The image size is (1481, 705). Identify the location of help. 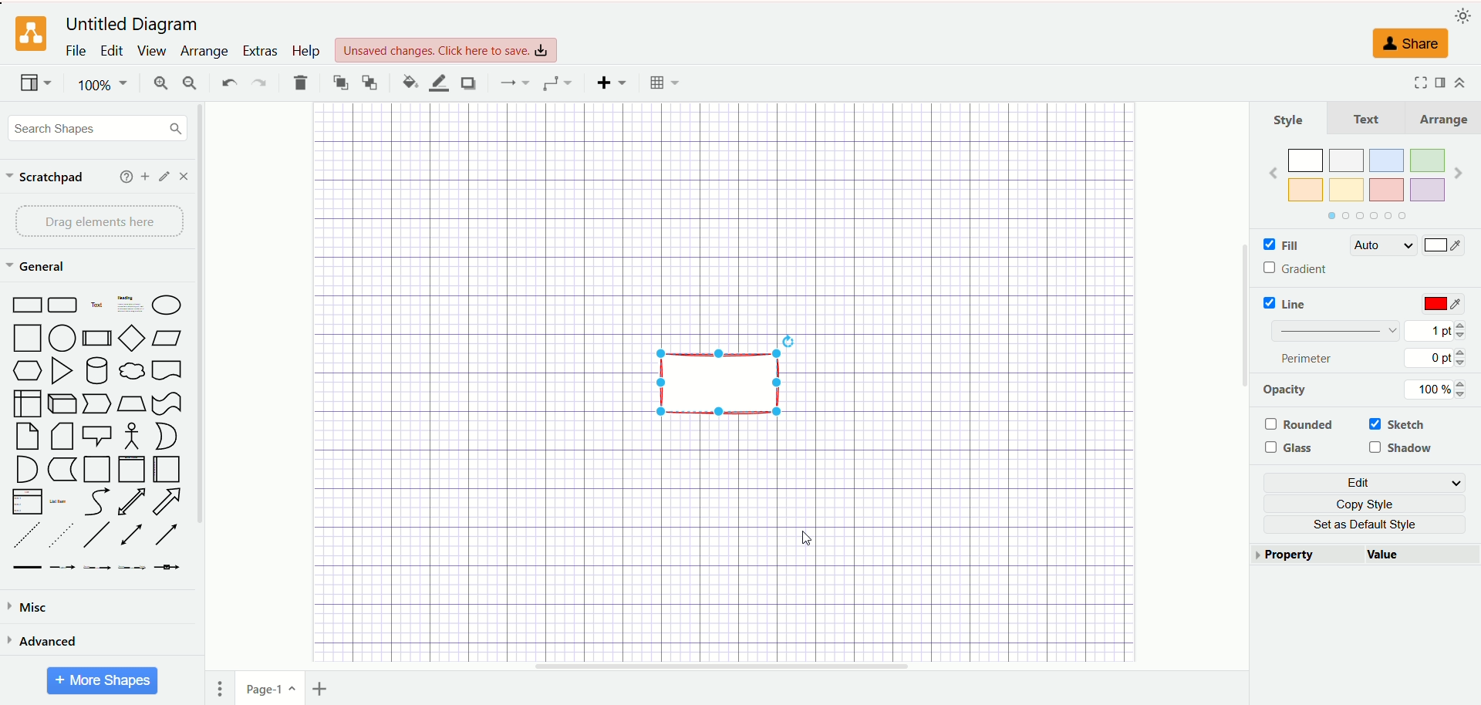
(305, 51).